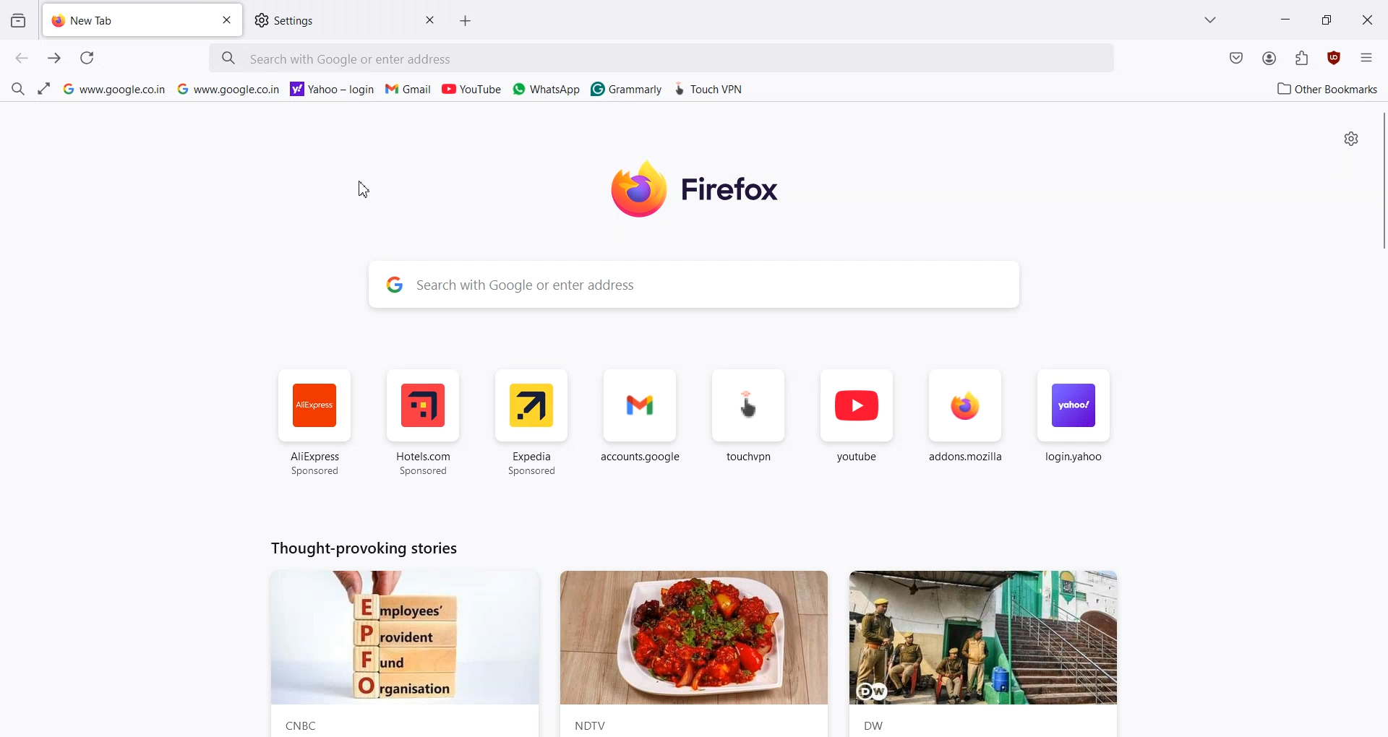 Image resolution: width=1388 pixels, height=737 pixels. Describe the element at coordinates (402, 654) in the screenshot. I see `News` at that location.